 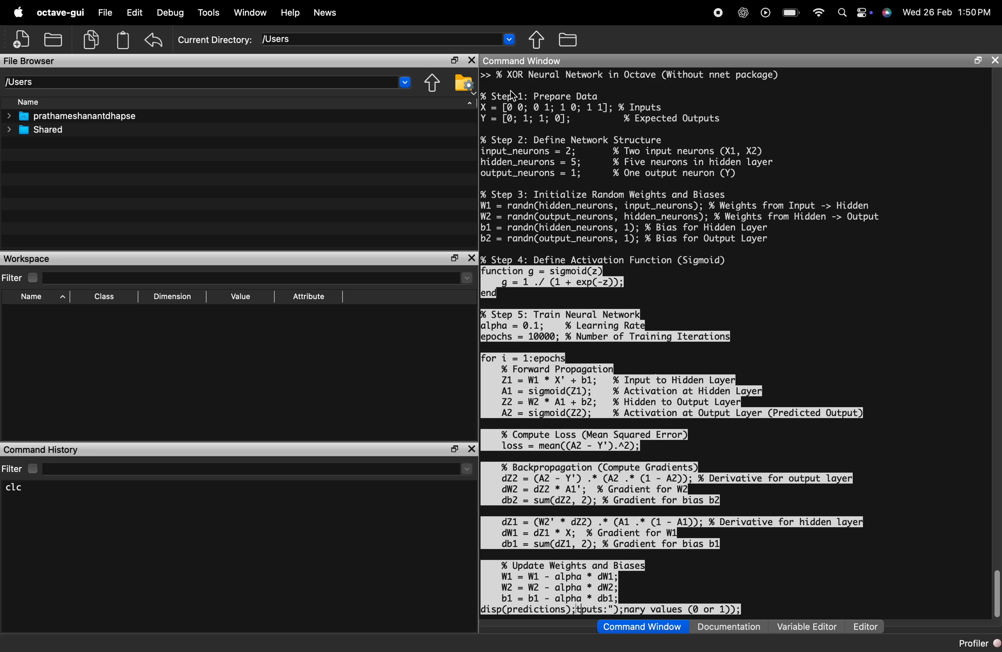 I want to click on Chat Gpt, so click(x=741, y=13).